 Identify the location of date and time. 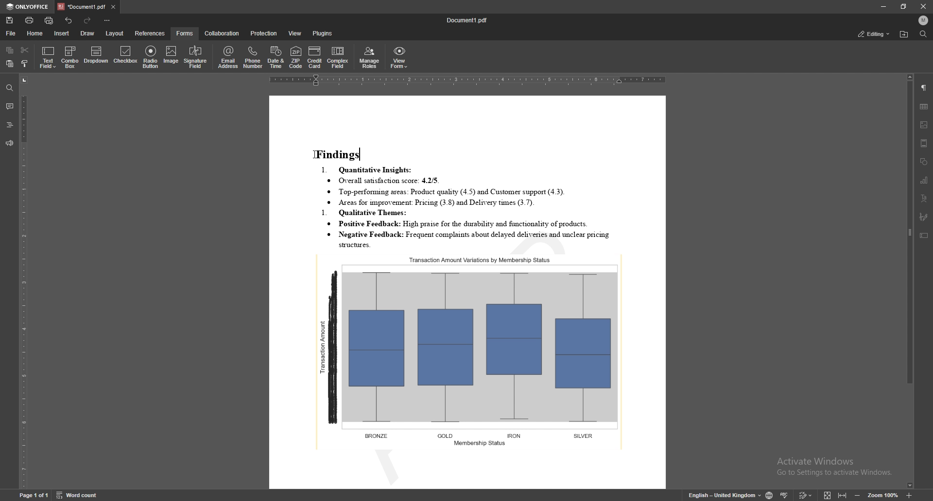
(276, 58).